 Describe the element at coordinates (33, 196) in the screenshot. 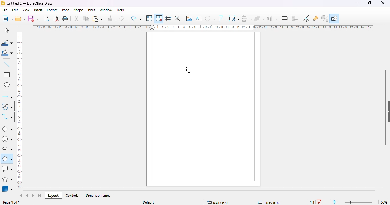

I see `scroll to next sheet` at that location.